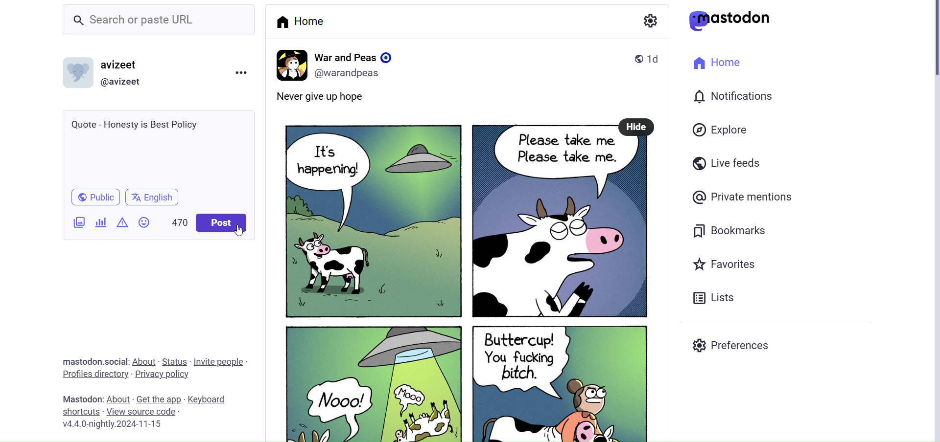 The image size is (940, 442). Describe the element at coordinates (726, 164) in the screenshot. I see `Live Feeds` at that location.